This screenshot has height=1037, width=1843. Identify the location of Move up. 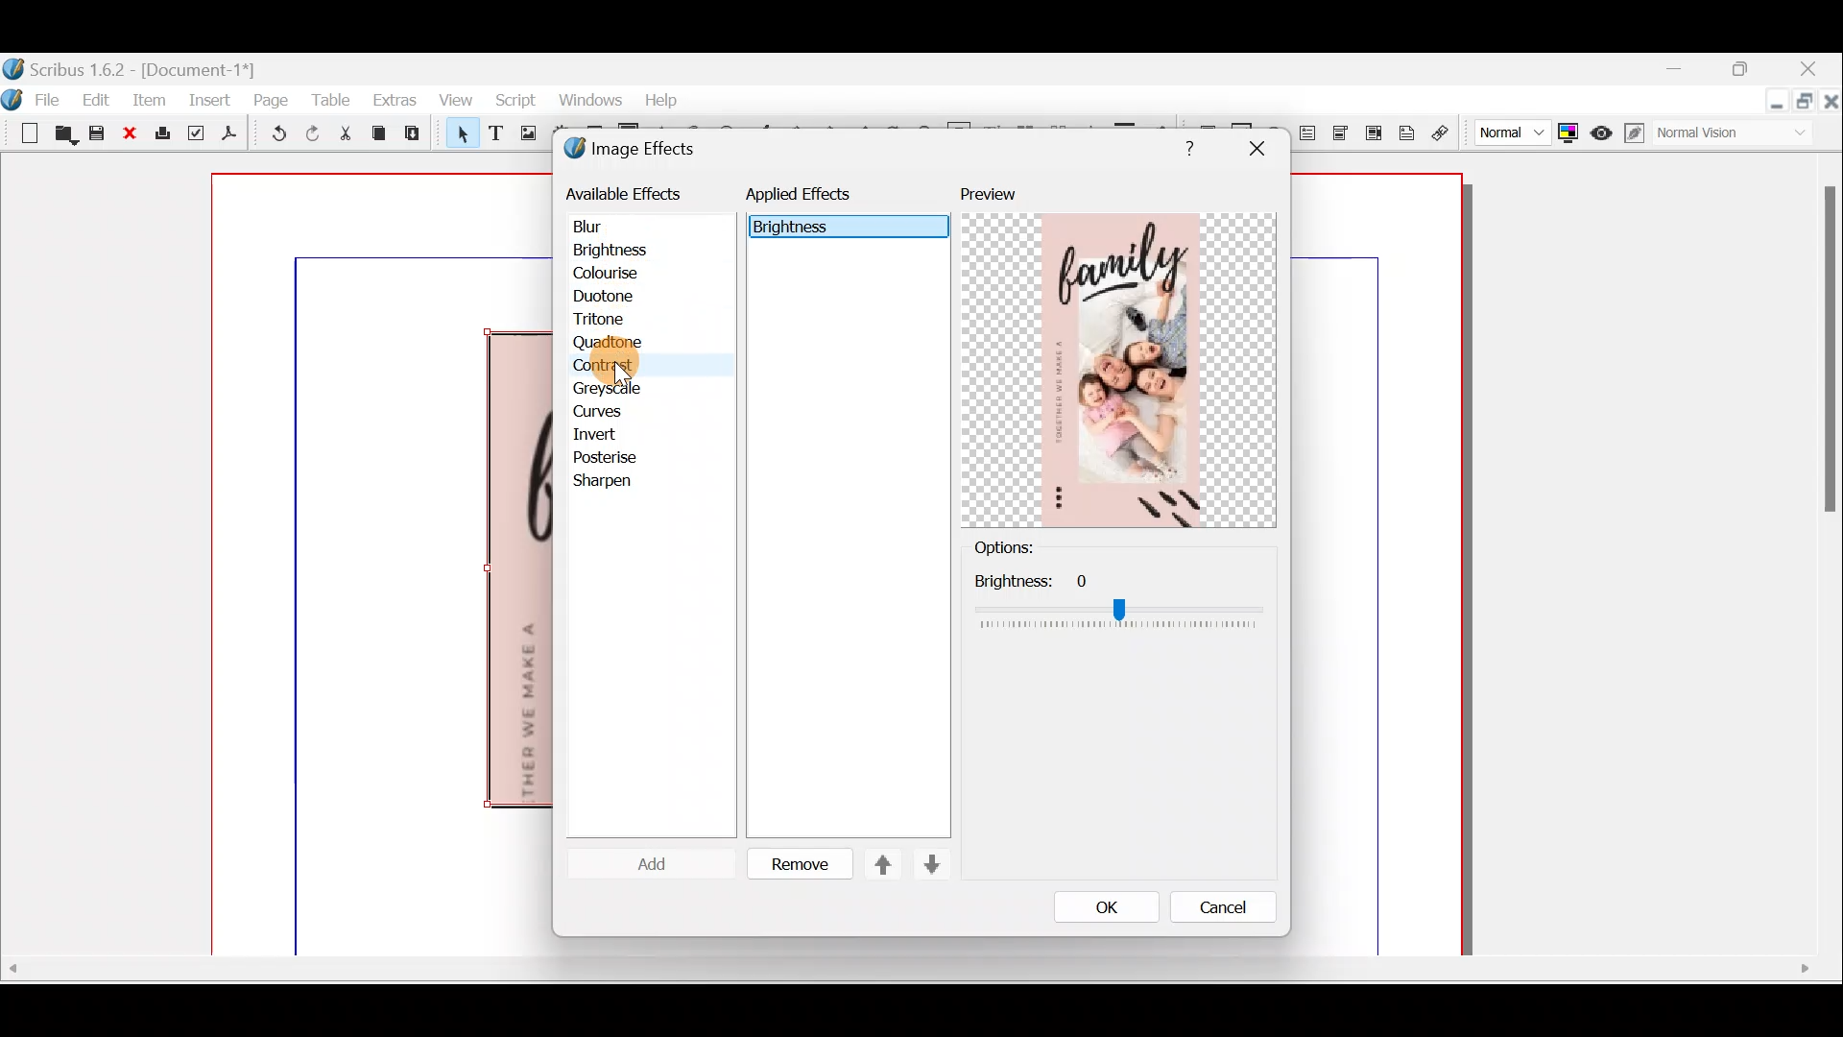
(874, 864).